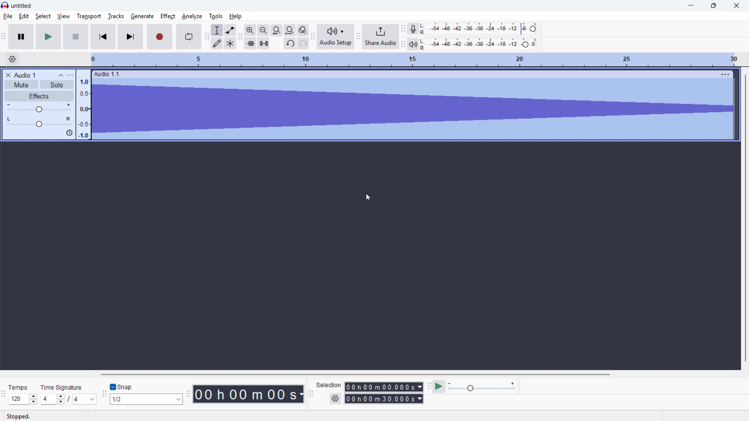  Describe the element at coordinates (250, 30) in the screenshot. I see `Zoom in ` at that location.